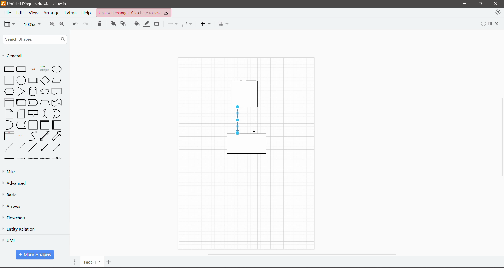 The height and width of the screenshot is (268, 504). What do you see at coordinates (9, 69) in the screenshot?
I see `Rectangle` at bounding box center [9, 69].